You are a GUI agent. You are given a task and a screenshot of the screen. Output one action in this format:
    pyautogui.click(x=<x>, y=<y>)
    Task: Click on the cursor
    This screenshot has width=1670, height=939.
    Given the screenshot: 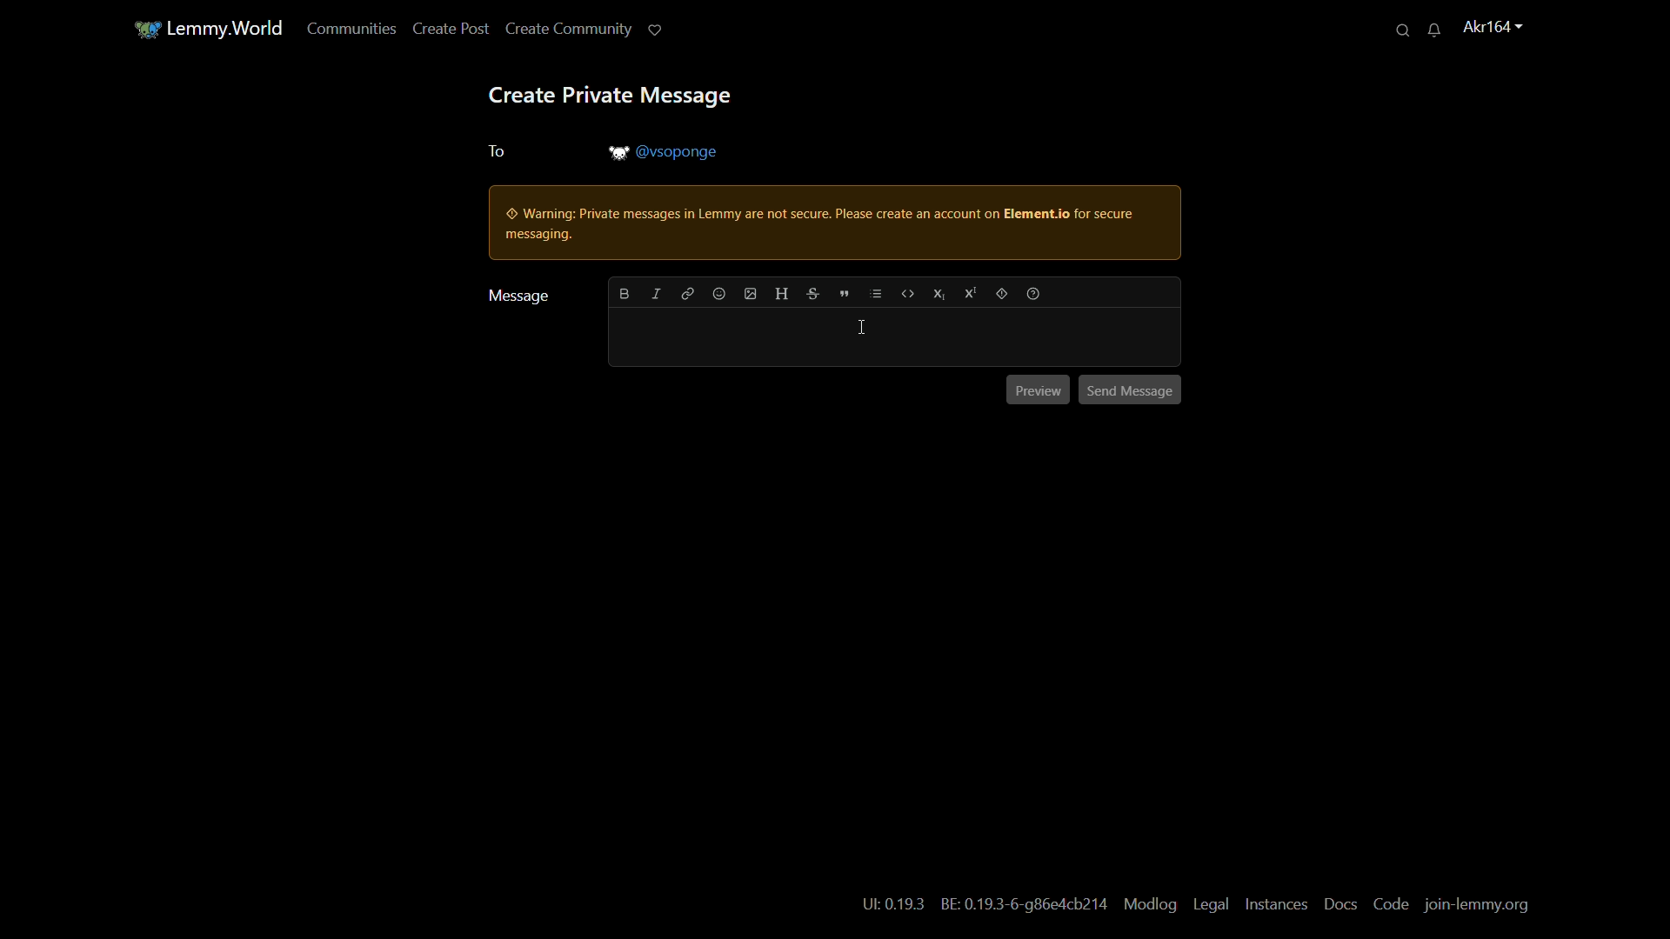 What is the action you would take?
    pyautogui.click(x=860, y=331)
    